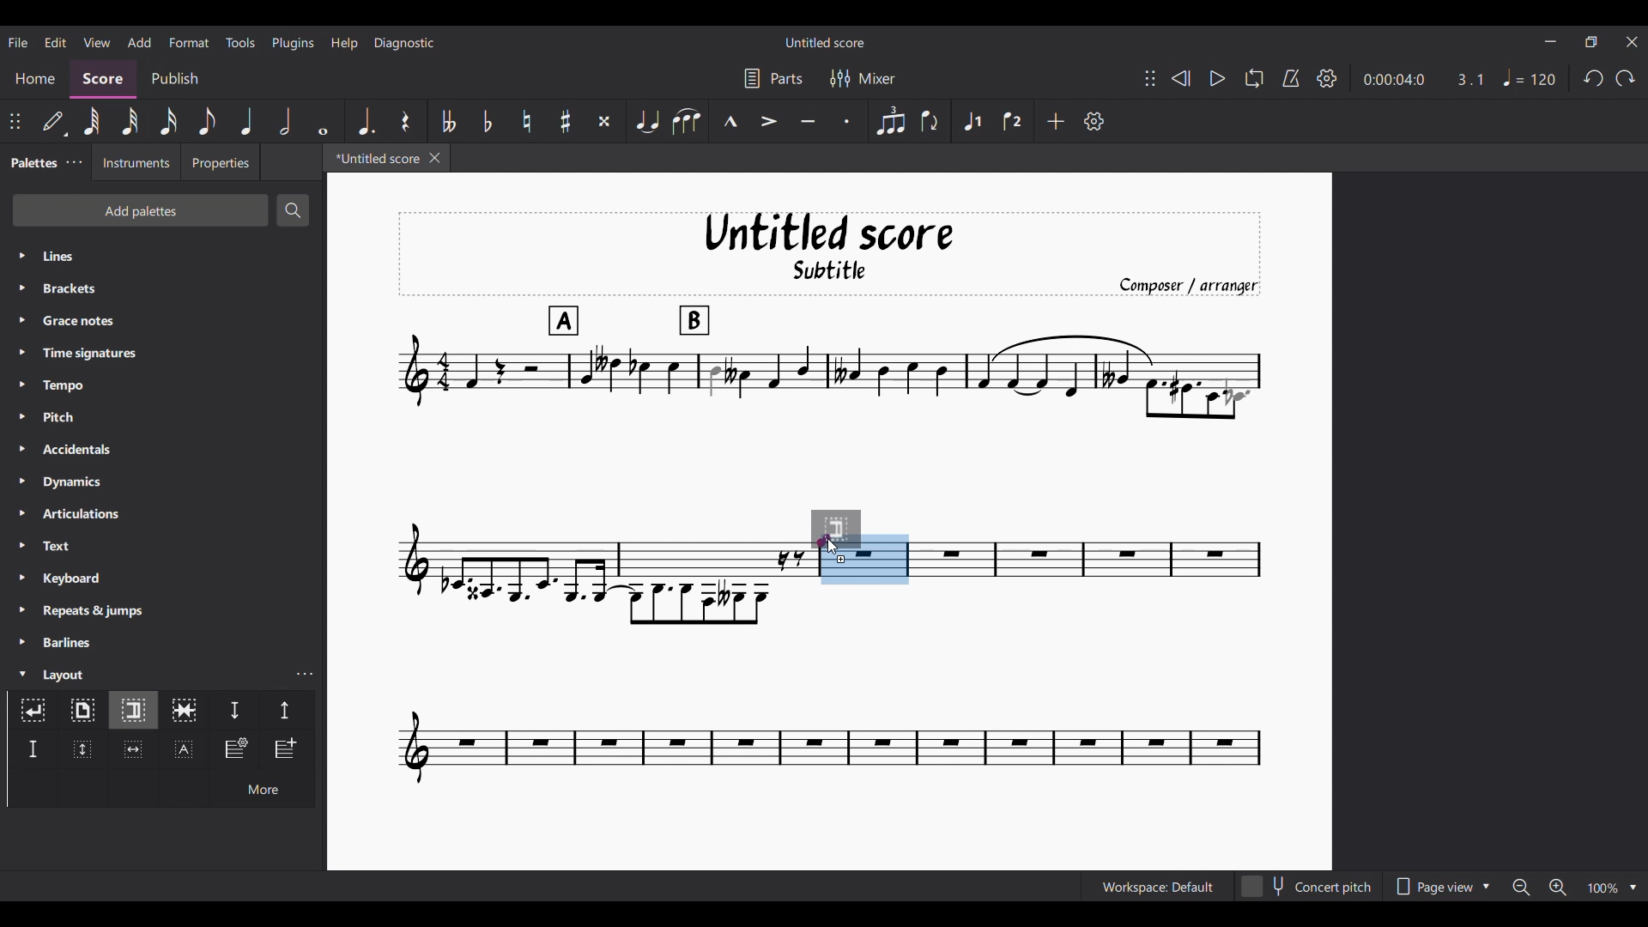 The height and width of the screenshot is (927, 1648). I want to click on Home section, so click(34, 79).